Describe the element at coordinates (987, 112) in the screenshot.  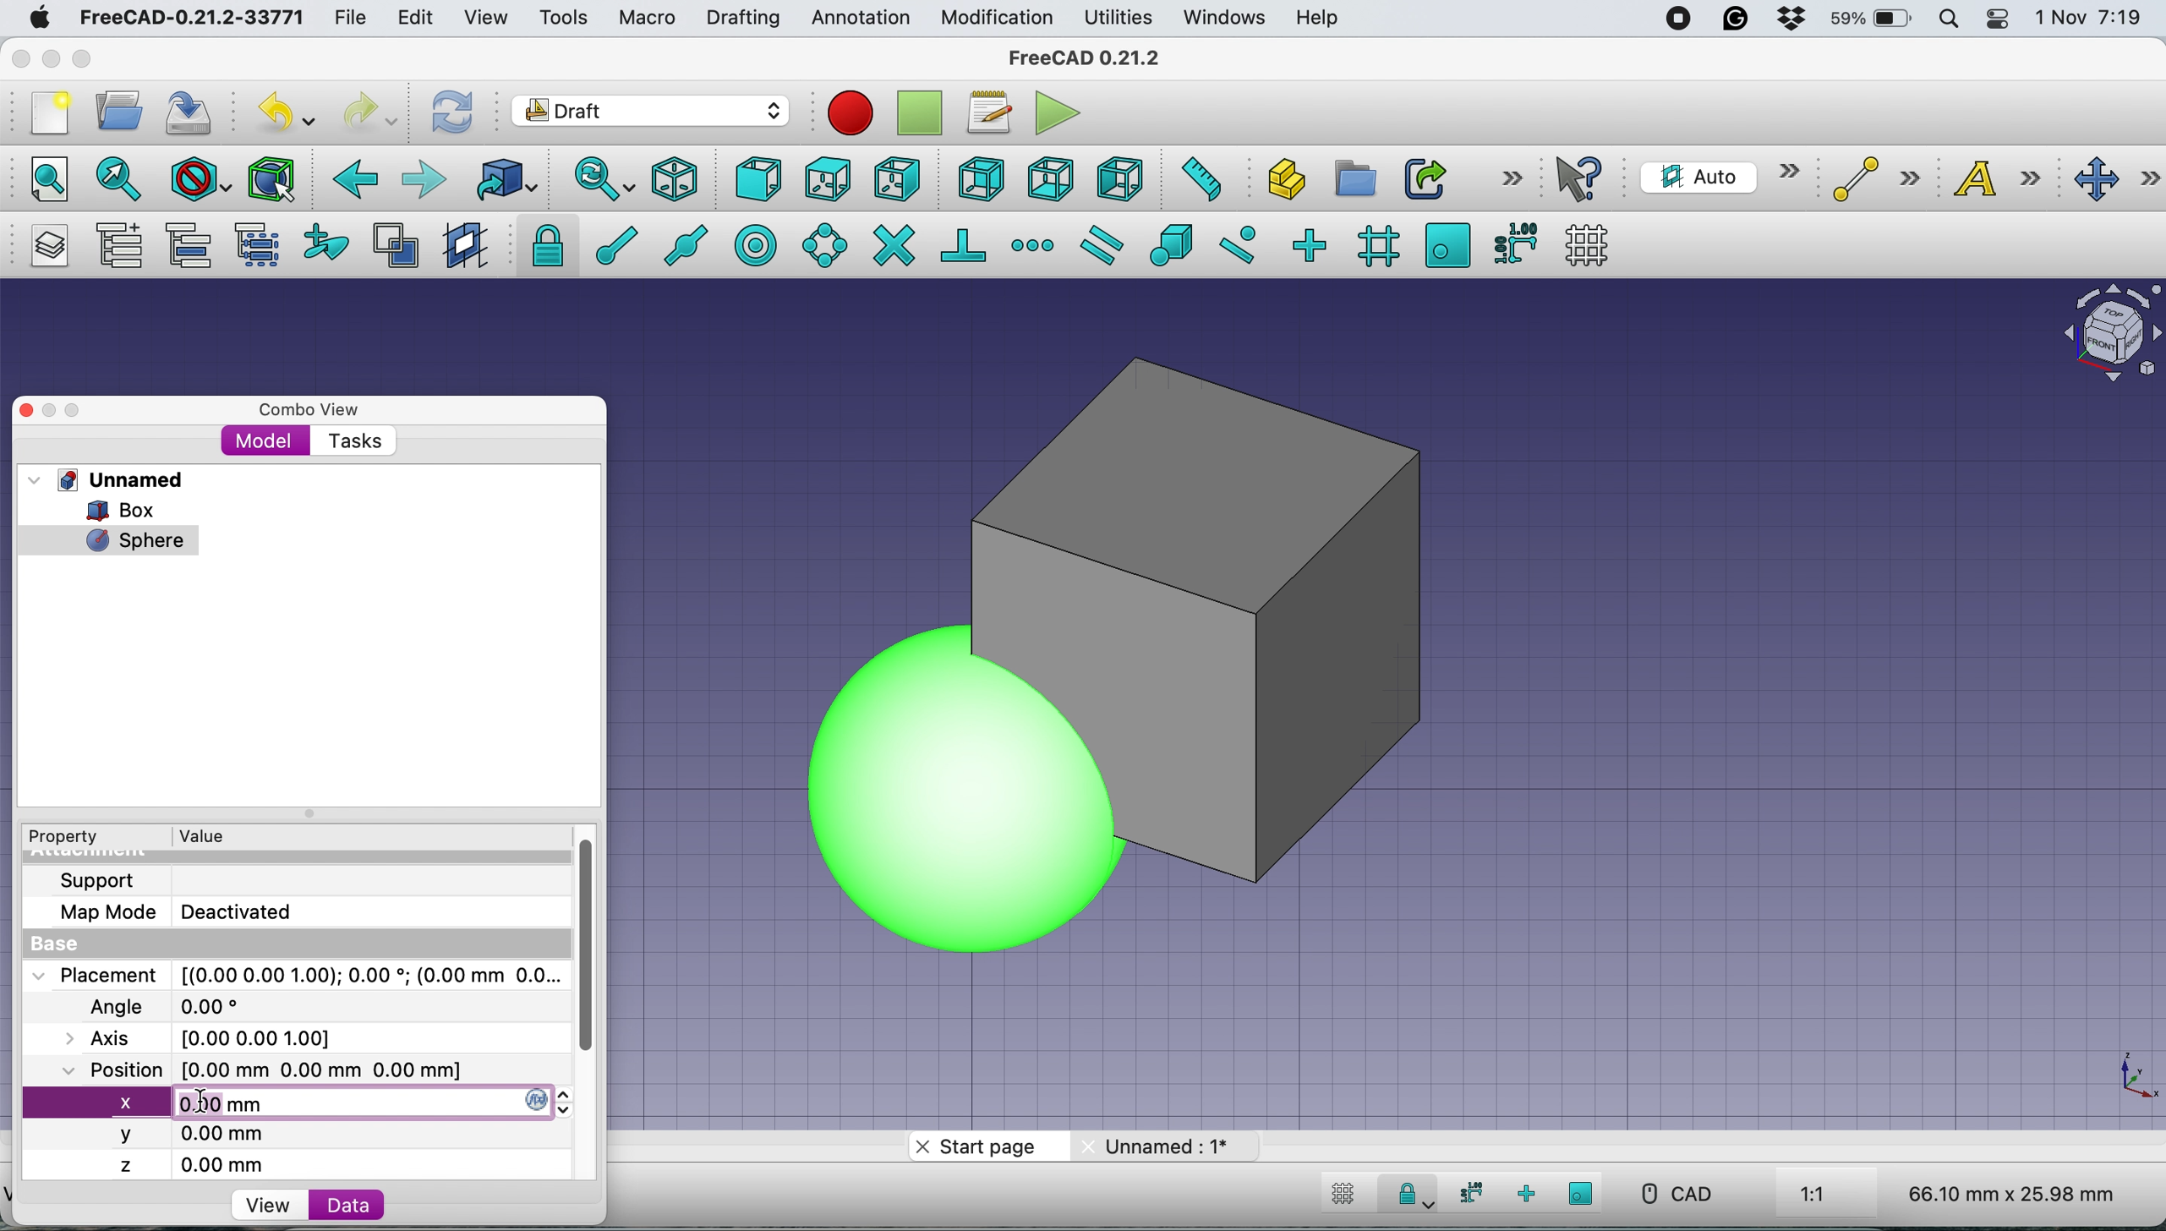
I see `macros` at that location.